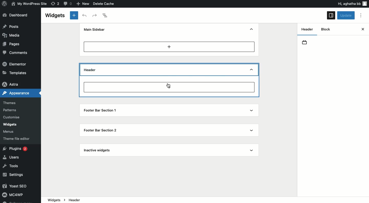  I want to click on MC4WP, so click(12, 194).